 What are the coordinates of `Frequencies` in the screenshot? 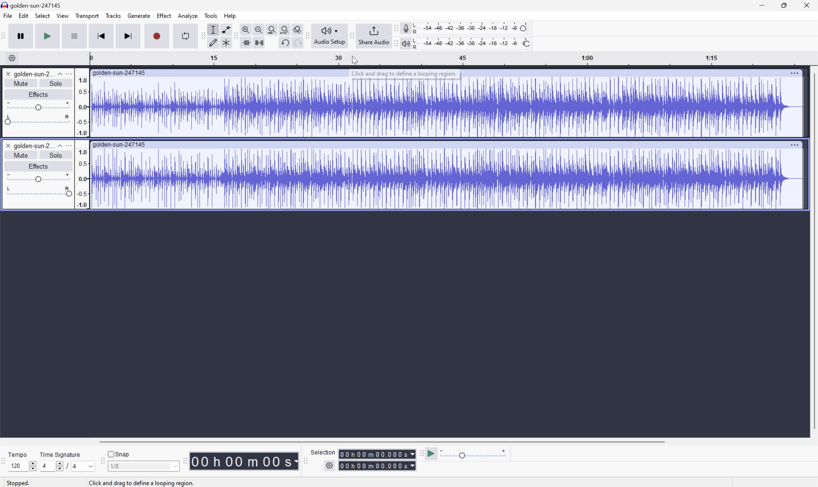 It's located at (82, 144).